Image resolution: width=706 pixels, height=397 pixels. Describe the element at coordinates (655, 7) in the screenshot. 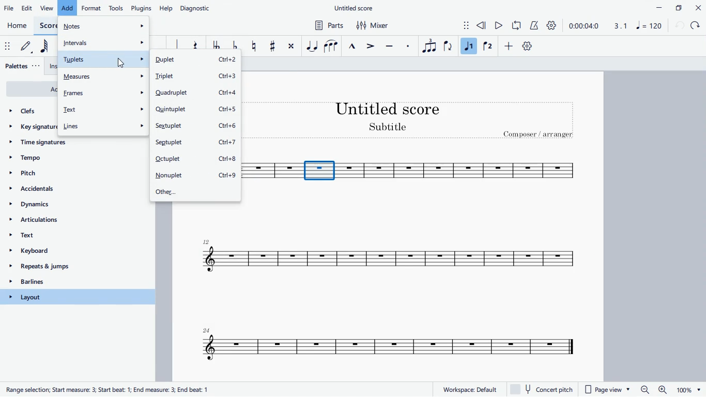

I see `minimize` at that location.